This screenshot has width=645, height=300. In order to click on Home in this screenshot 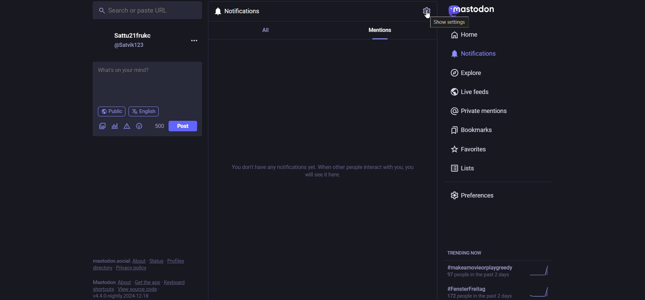, I will do `click(466, 35)`.